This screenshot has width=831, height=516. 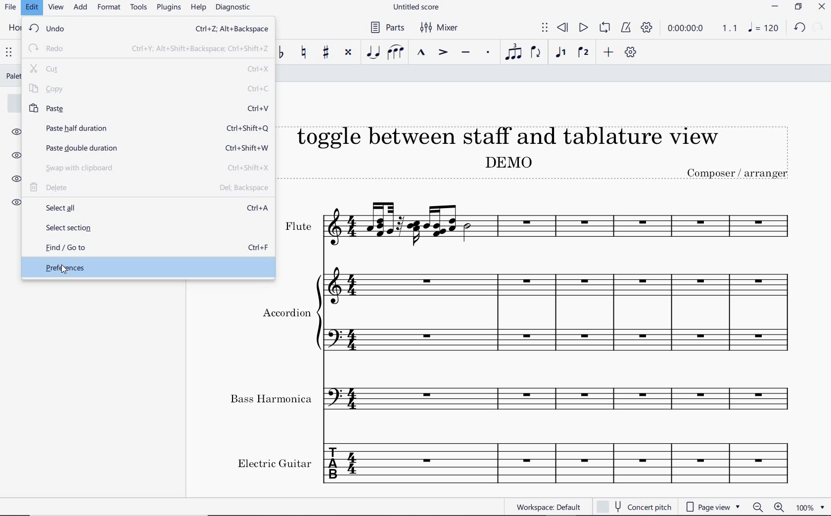 What do you see at coordinates (466, 53) in the screenshot?
I see `tenuto` at bounding box center [466, 53].